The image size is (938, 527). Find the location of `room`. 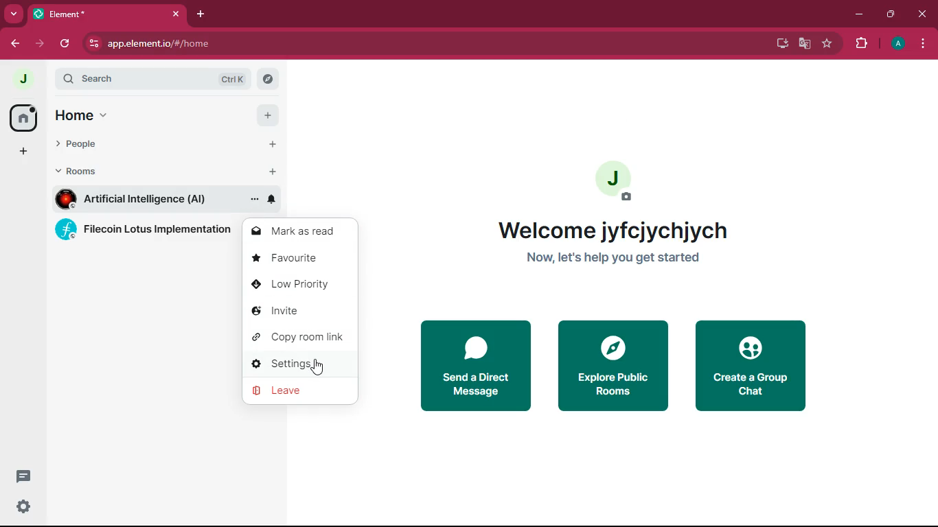

room is located at coordinates (142, 200).